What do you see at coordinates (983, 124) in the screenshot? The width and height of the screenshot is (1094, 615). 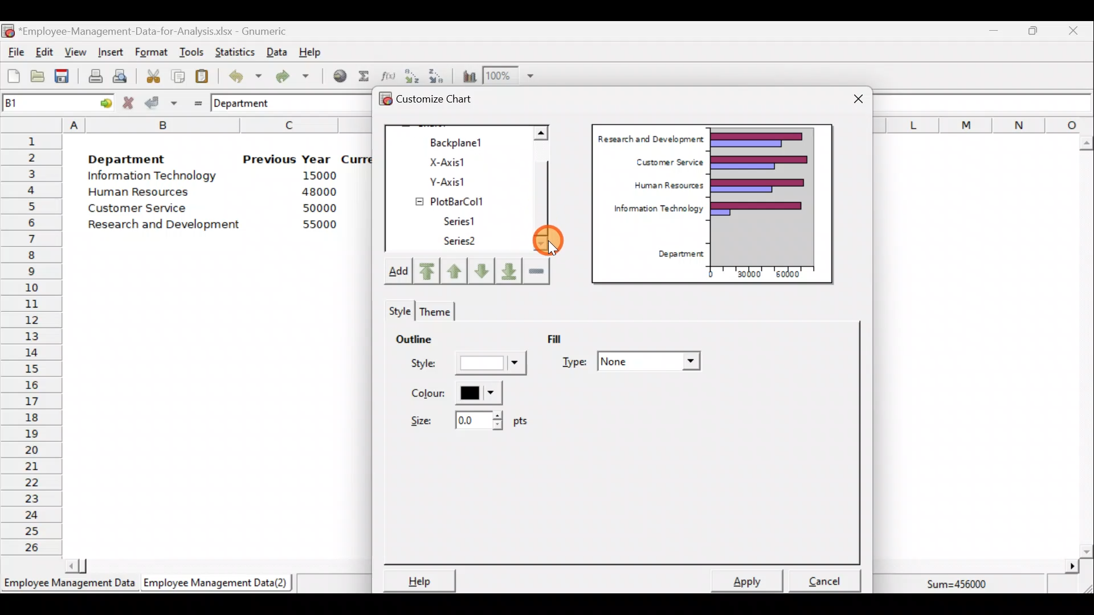 I see `Columns` at bounding box center [983, 124].